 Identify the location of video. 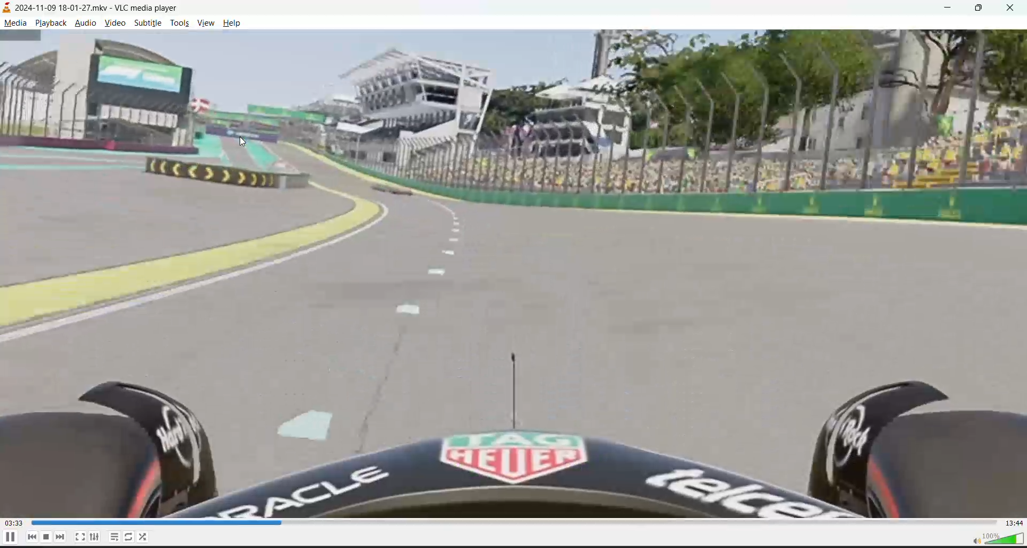
(115, 22).